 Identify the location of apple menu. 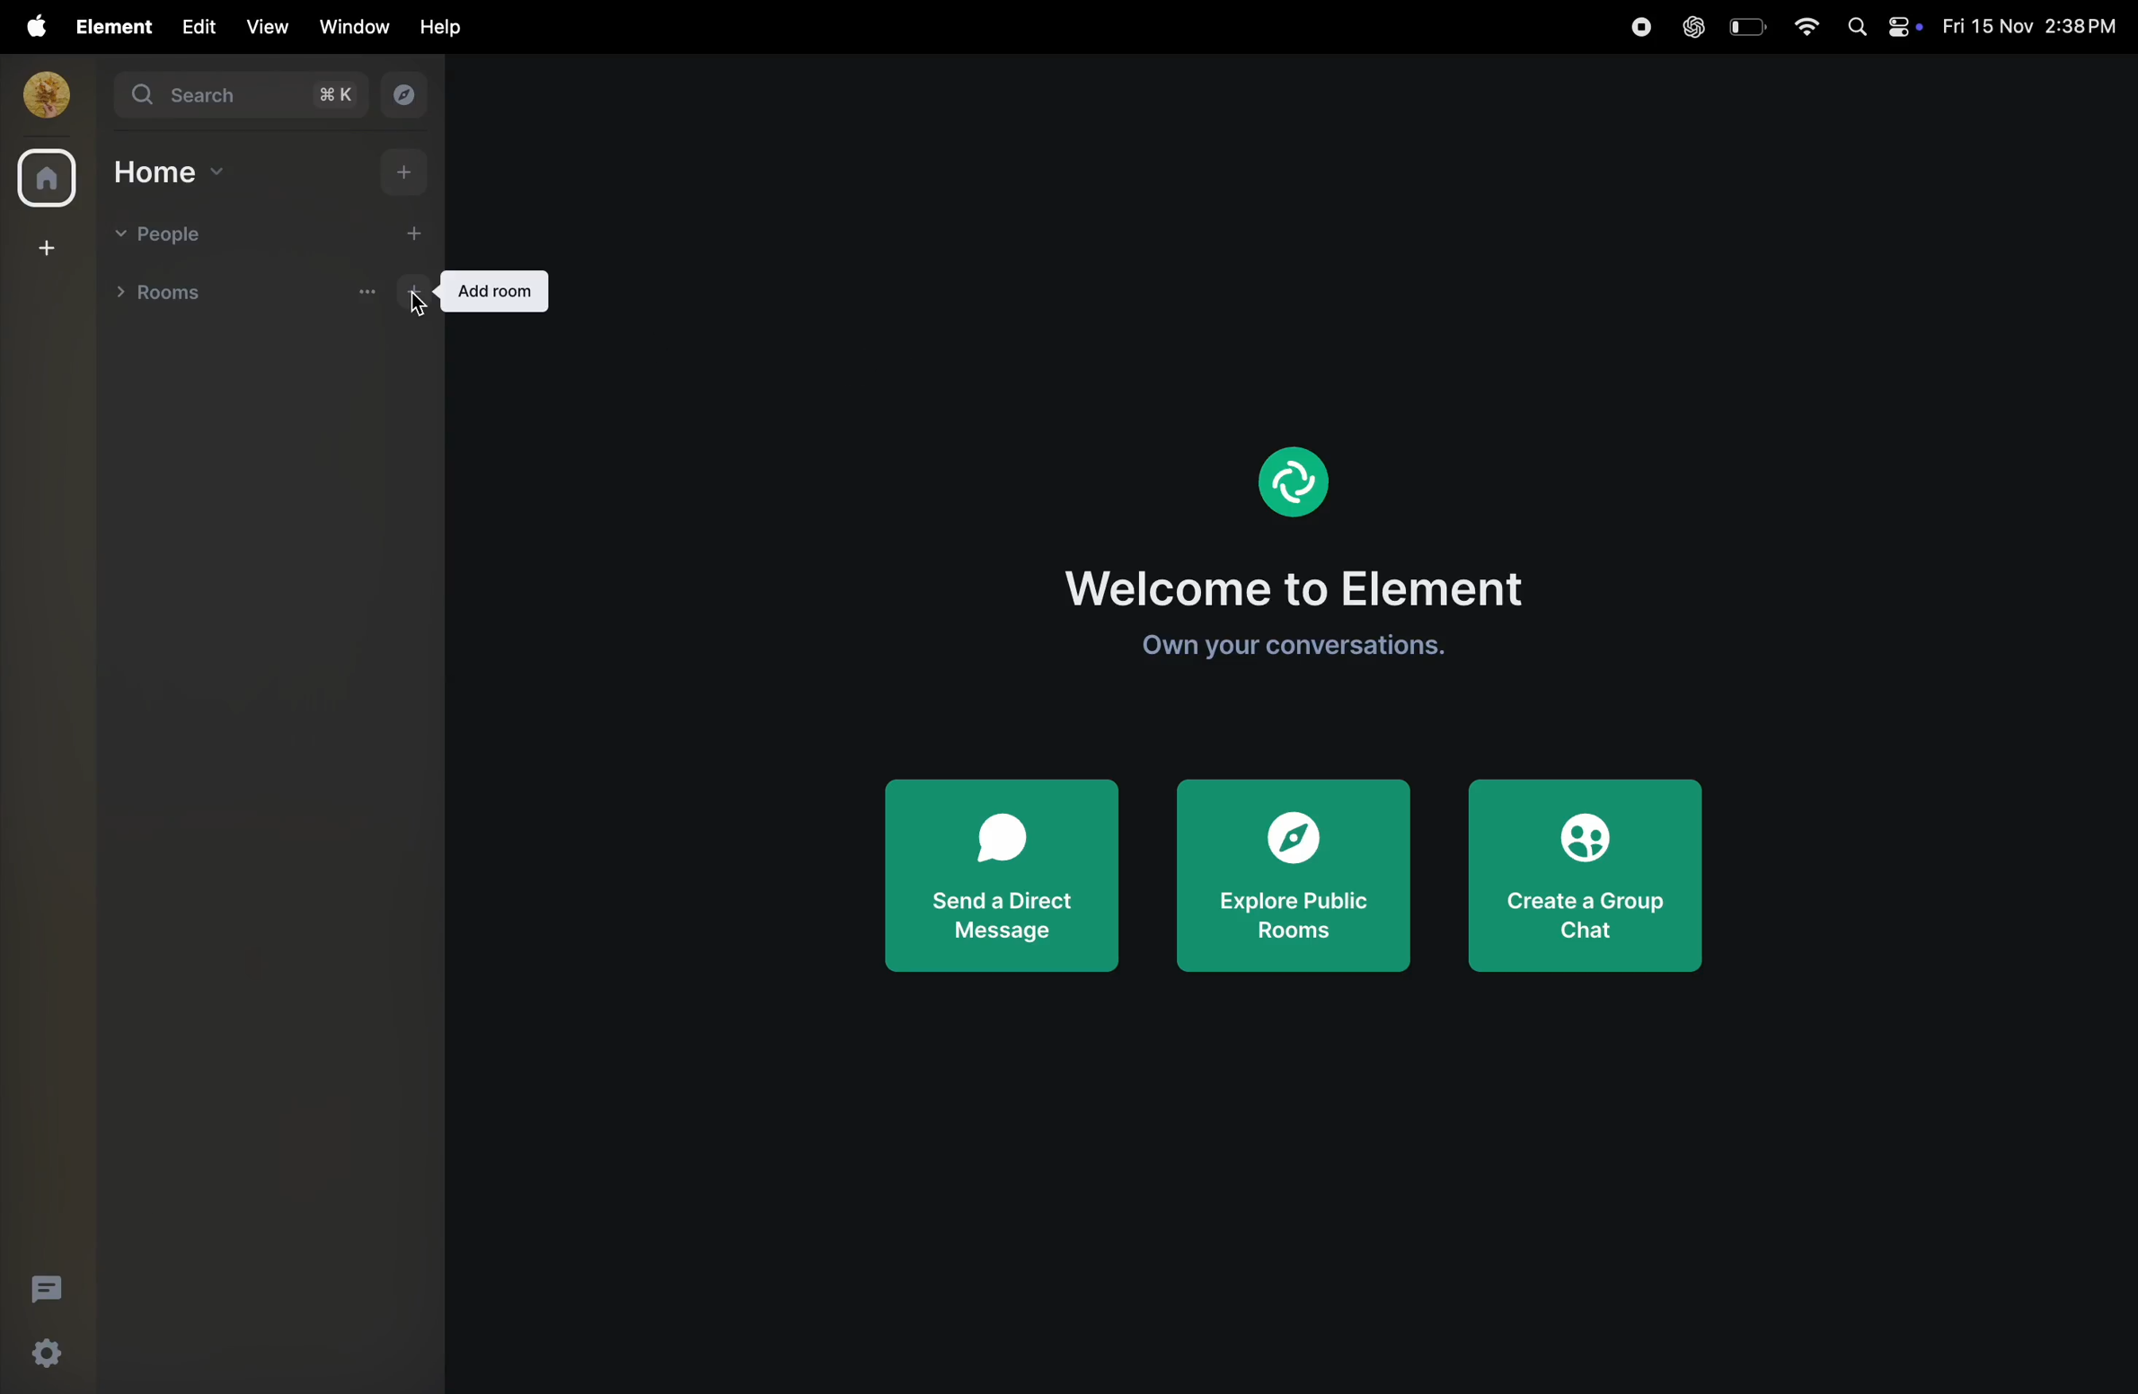
(30, 26).